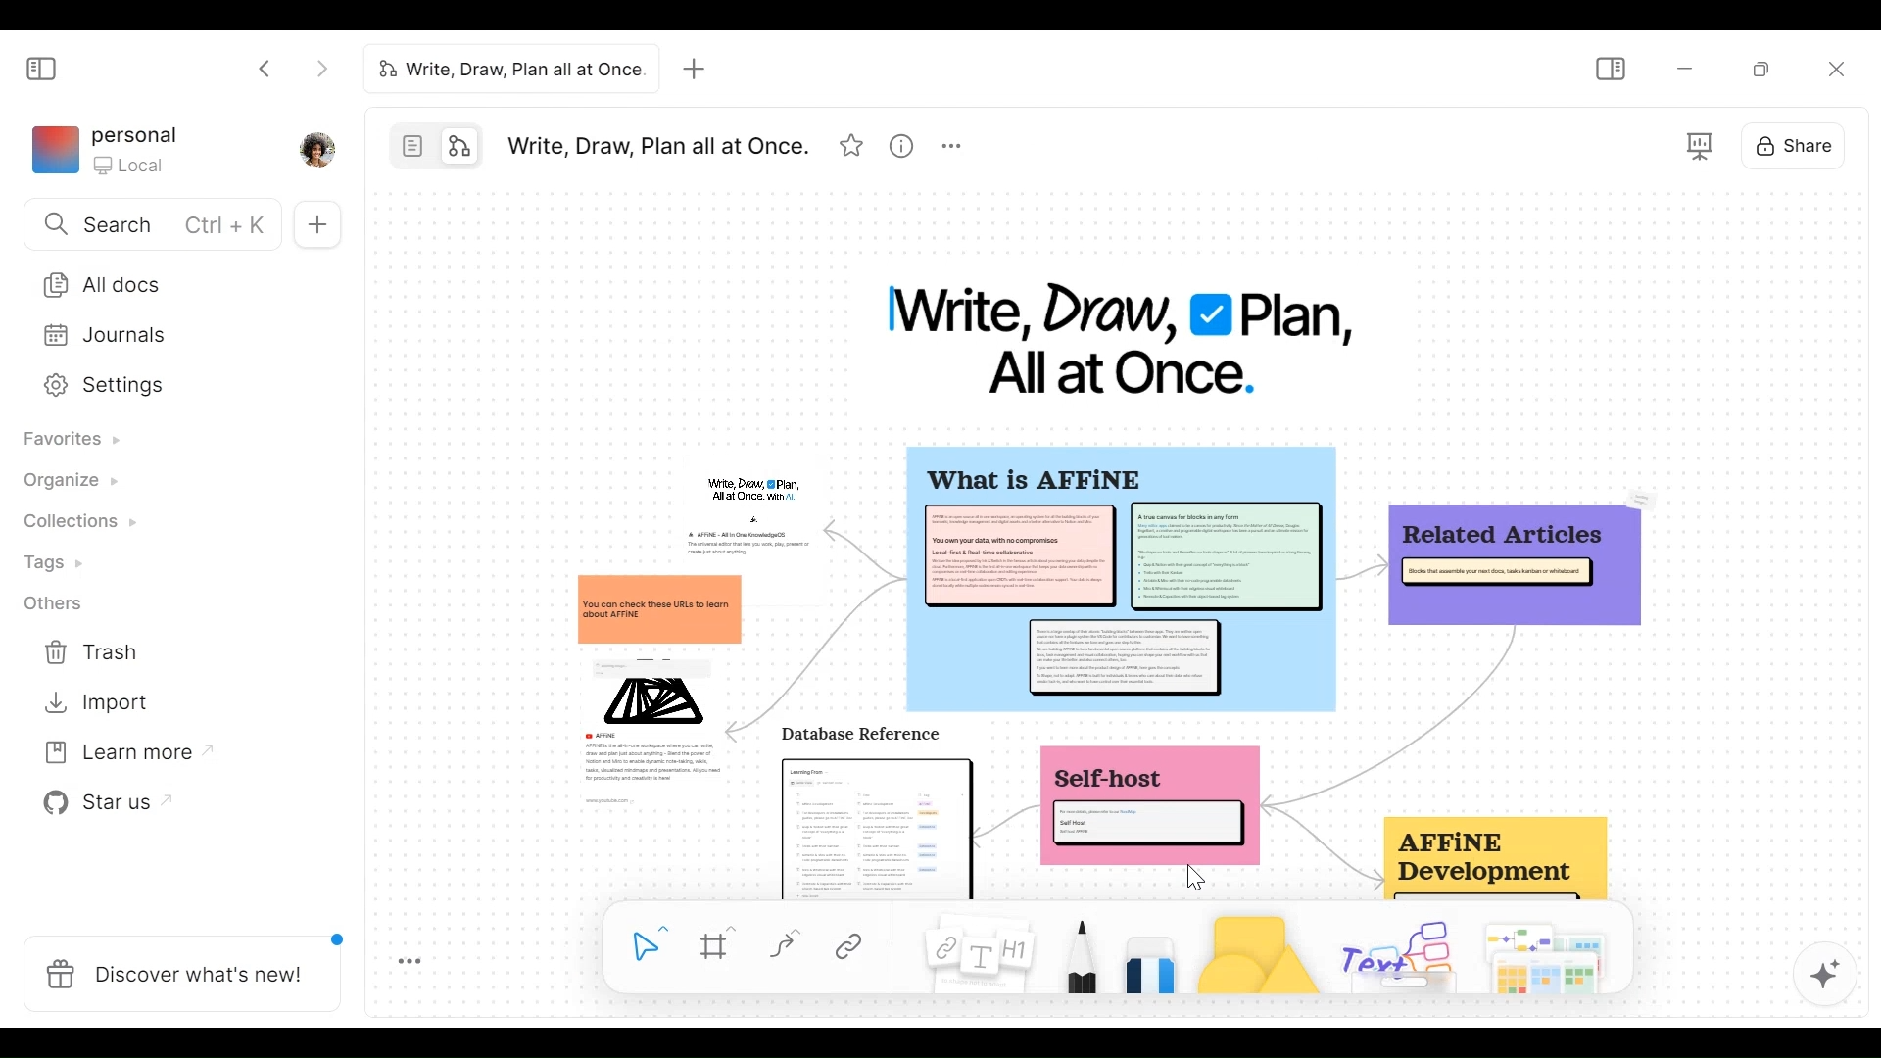  I want to click on More, so click(951, 147).